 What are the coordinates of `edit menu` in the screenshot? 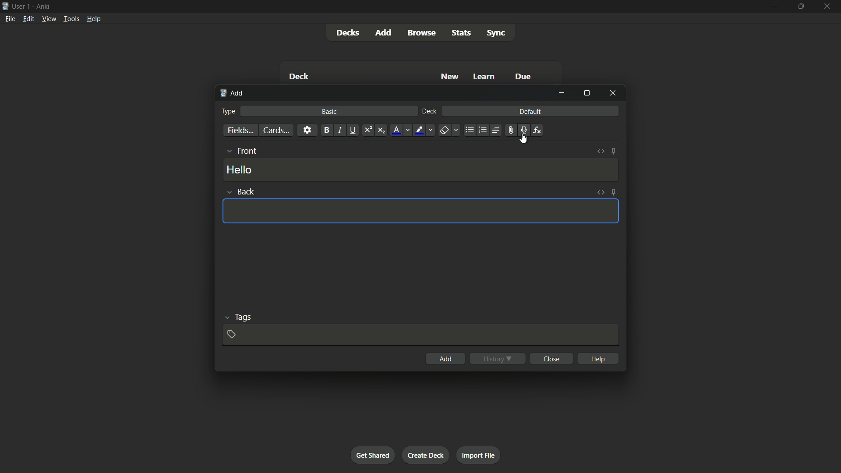 It's located at (28, 19).